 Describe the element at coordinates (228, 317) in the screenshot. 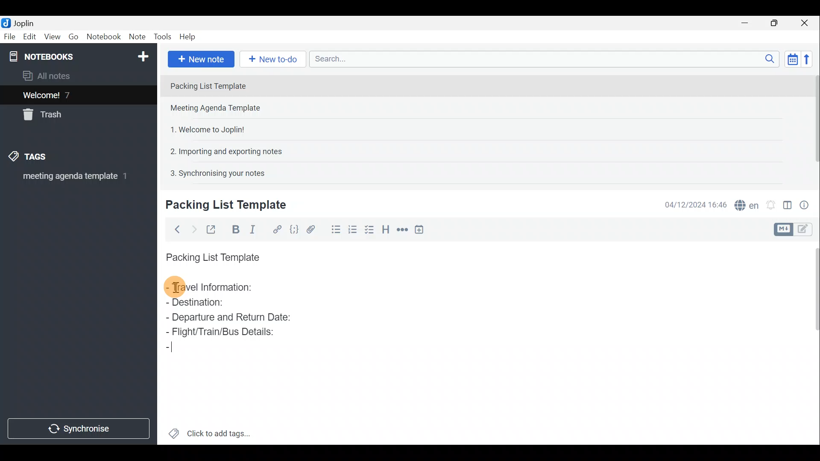

I see `Departure and Return Date:` at that location.